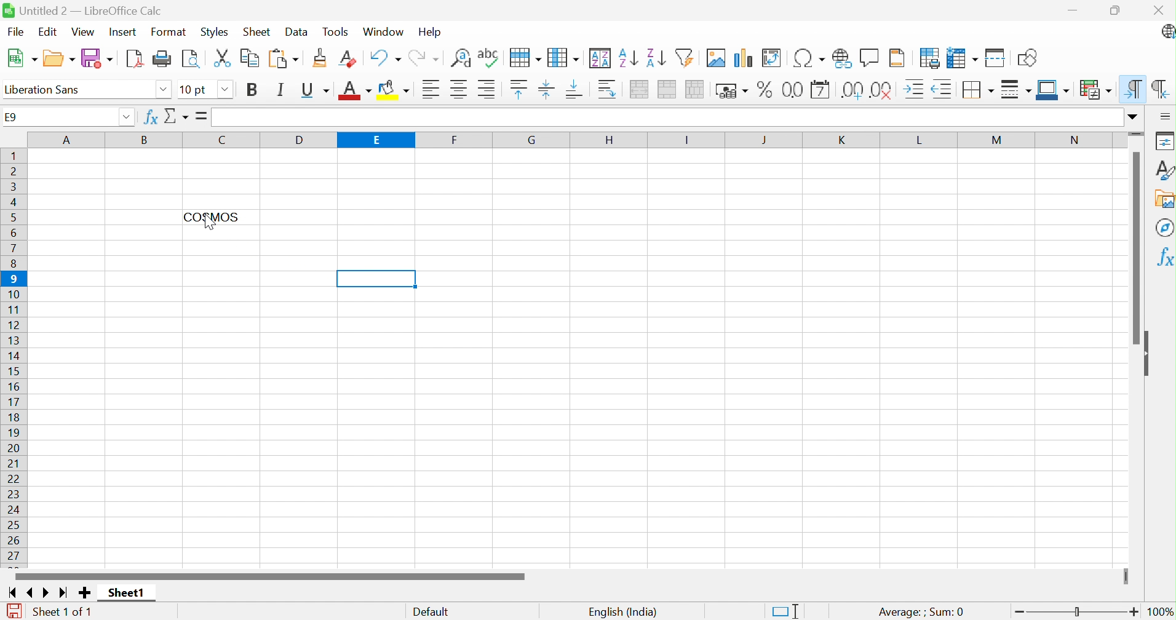 This screenshot has width=1176, height=620. I want to click on Toggle print as preview, so click(189, 61).